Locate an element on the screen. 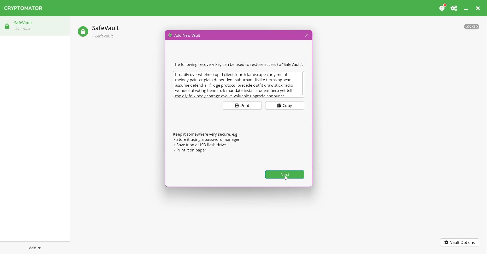 The image size is (487, 254). Print it on paper is located at coordinates (190, 150).